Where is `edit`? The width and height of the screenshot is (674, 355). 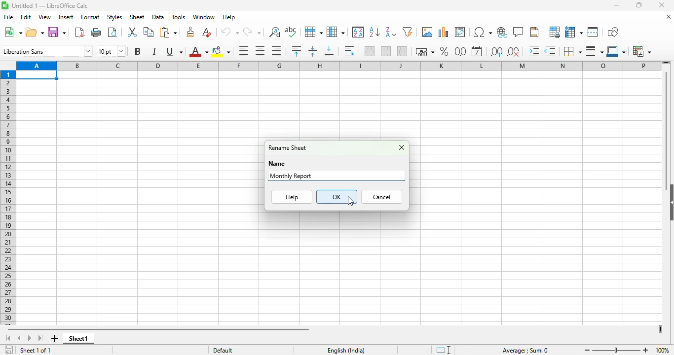
edit is located at coordinates (26, 17).